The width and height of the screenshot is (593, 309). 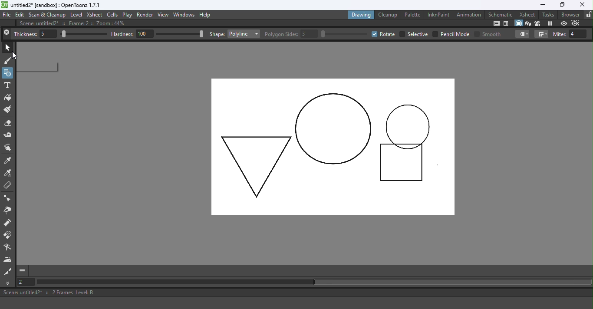 What do you see at coordinates (9, 148) in the screenshot?
I see `Finger tool` at bounding box center [9, 148].